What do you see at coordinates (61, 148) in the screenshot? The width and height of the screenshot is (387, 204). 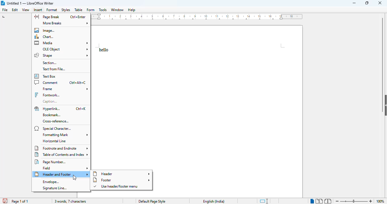 I see `footnote and endnote` at bounding box center [61, 148].